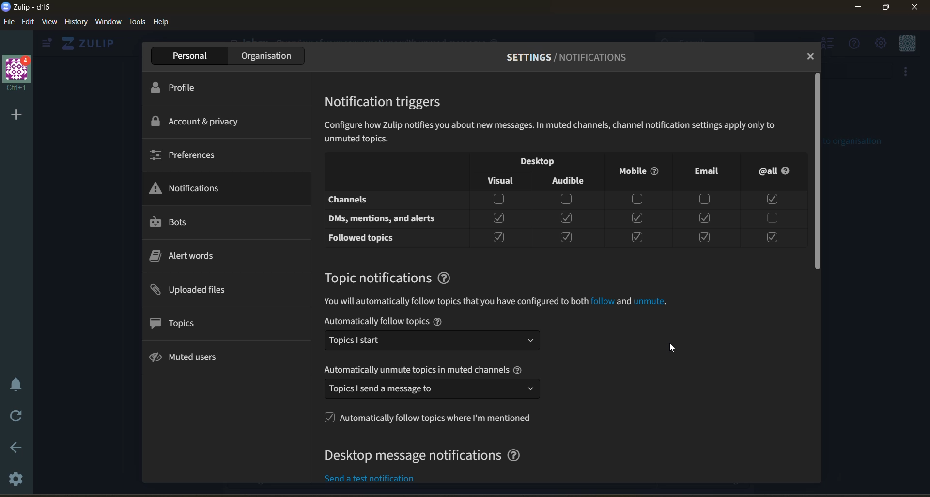 This screenshot has height=497, width=930. I want to click on Checkbox, so click(499, 238).